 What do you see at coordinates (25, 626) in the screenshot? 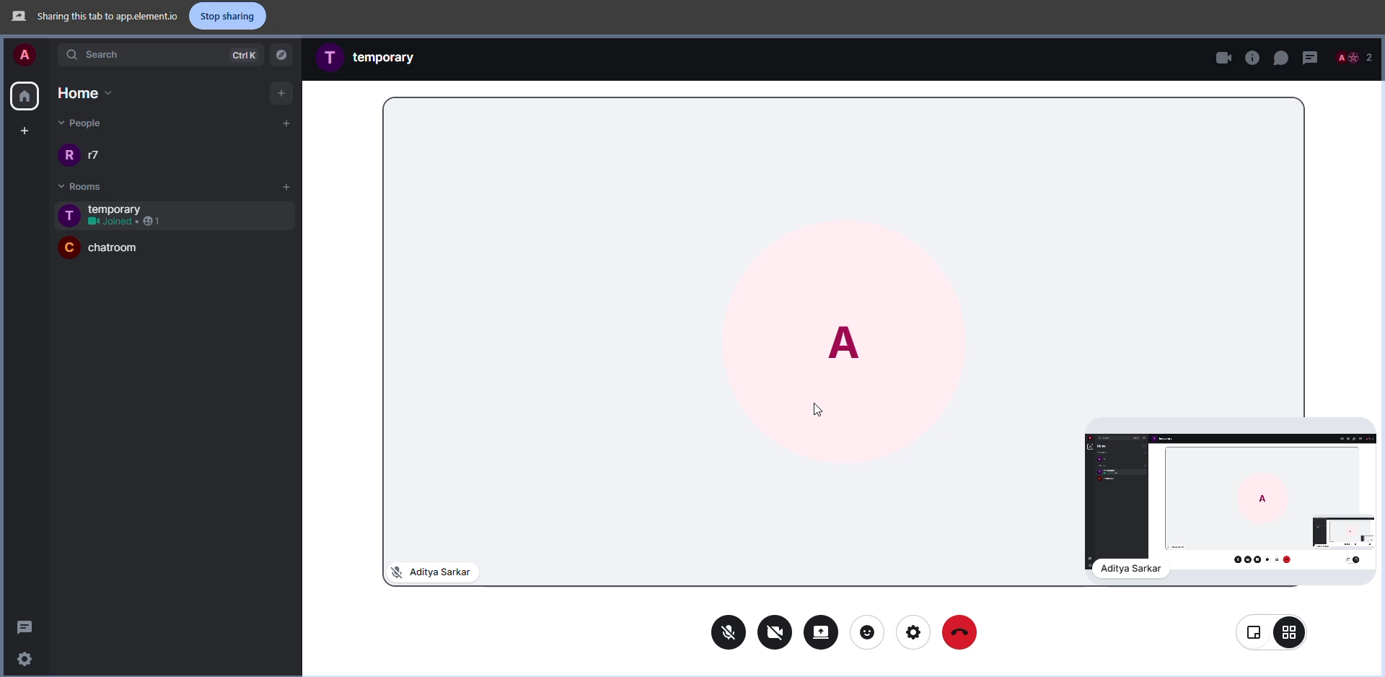
I see `threads` at bounding box center [25, 626].